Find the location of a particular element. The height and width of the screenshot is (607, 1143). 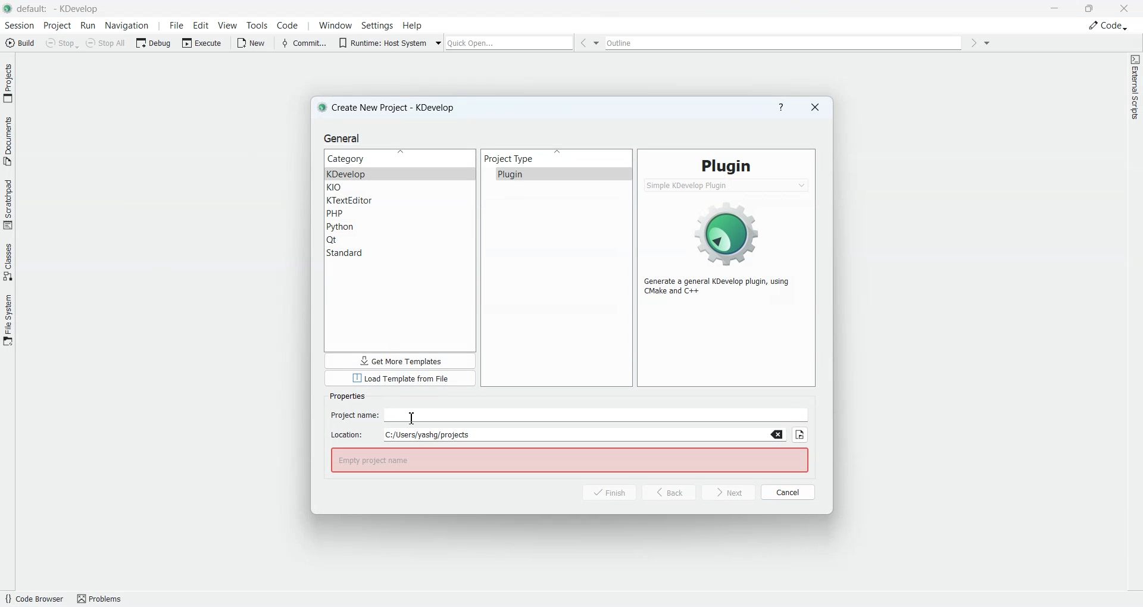

External scripts is located at coordinates (1135, 90).